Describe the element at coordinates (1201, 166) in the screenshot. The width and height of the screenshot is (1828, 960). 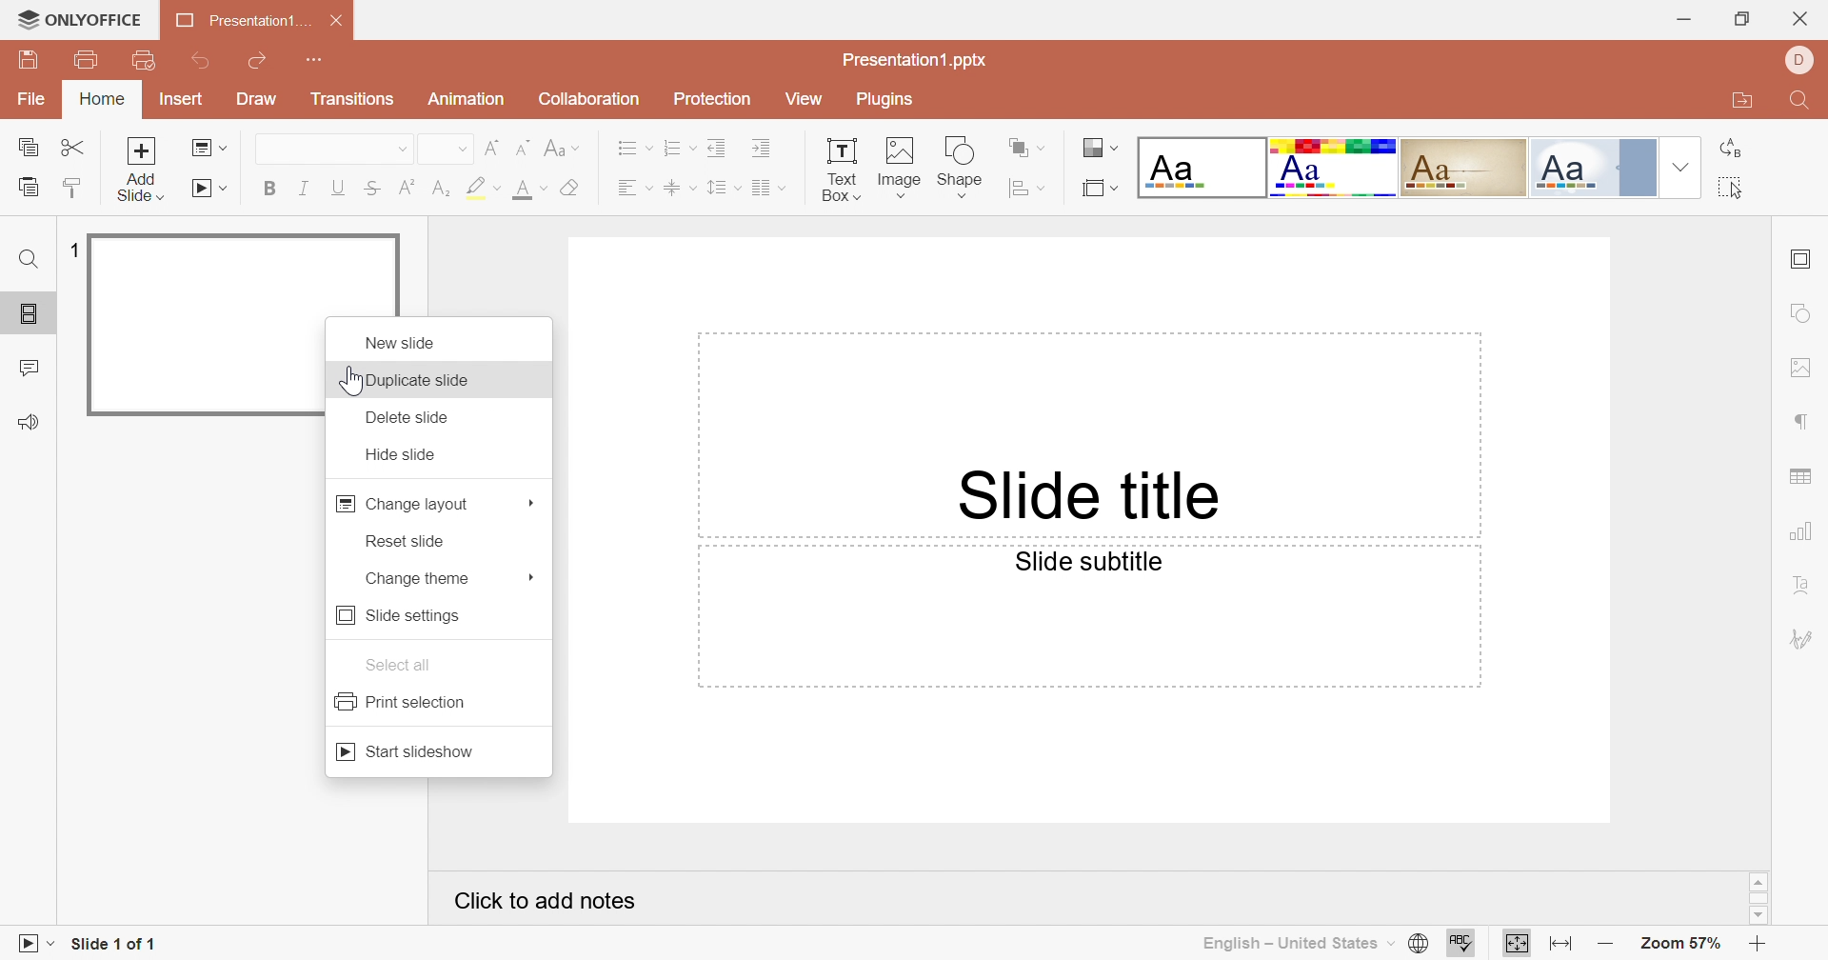
I see `Blank` at that location.